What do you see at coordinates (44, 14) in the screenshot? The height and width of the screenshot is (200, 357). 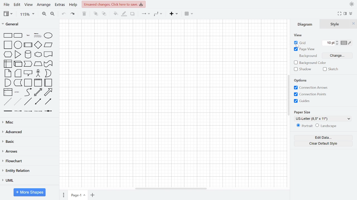 I see `zoom in` at bounding box center [44, 14].